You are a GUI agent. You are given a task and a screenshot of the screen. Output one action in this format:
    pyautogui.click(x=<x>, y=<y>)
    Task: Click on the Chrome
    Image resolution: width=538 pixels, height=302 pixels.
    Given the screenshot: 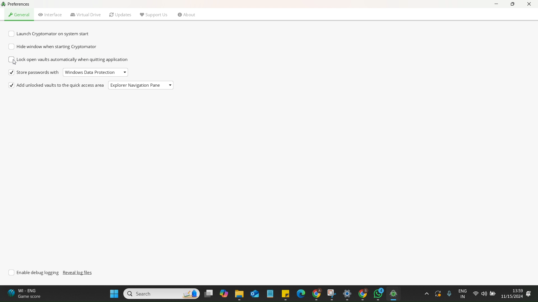 What is the action you would take?
    pyautogui.click(x=362, y=294)
    